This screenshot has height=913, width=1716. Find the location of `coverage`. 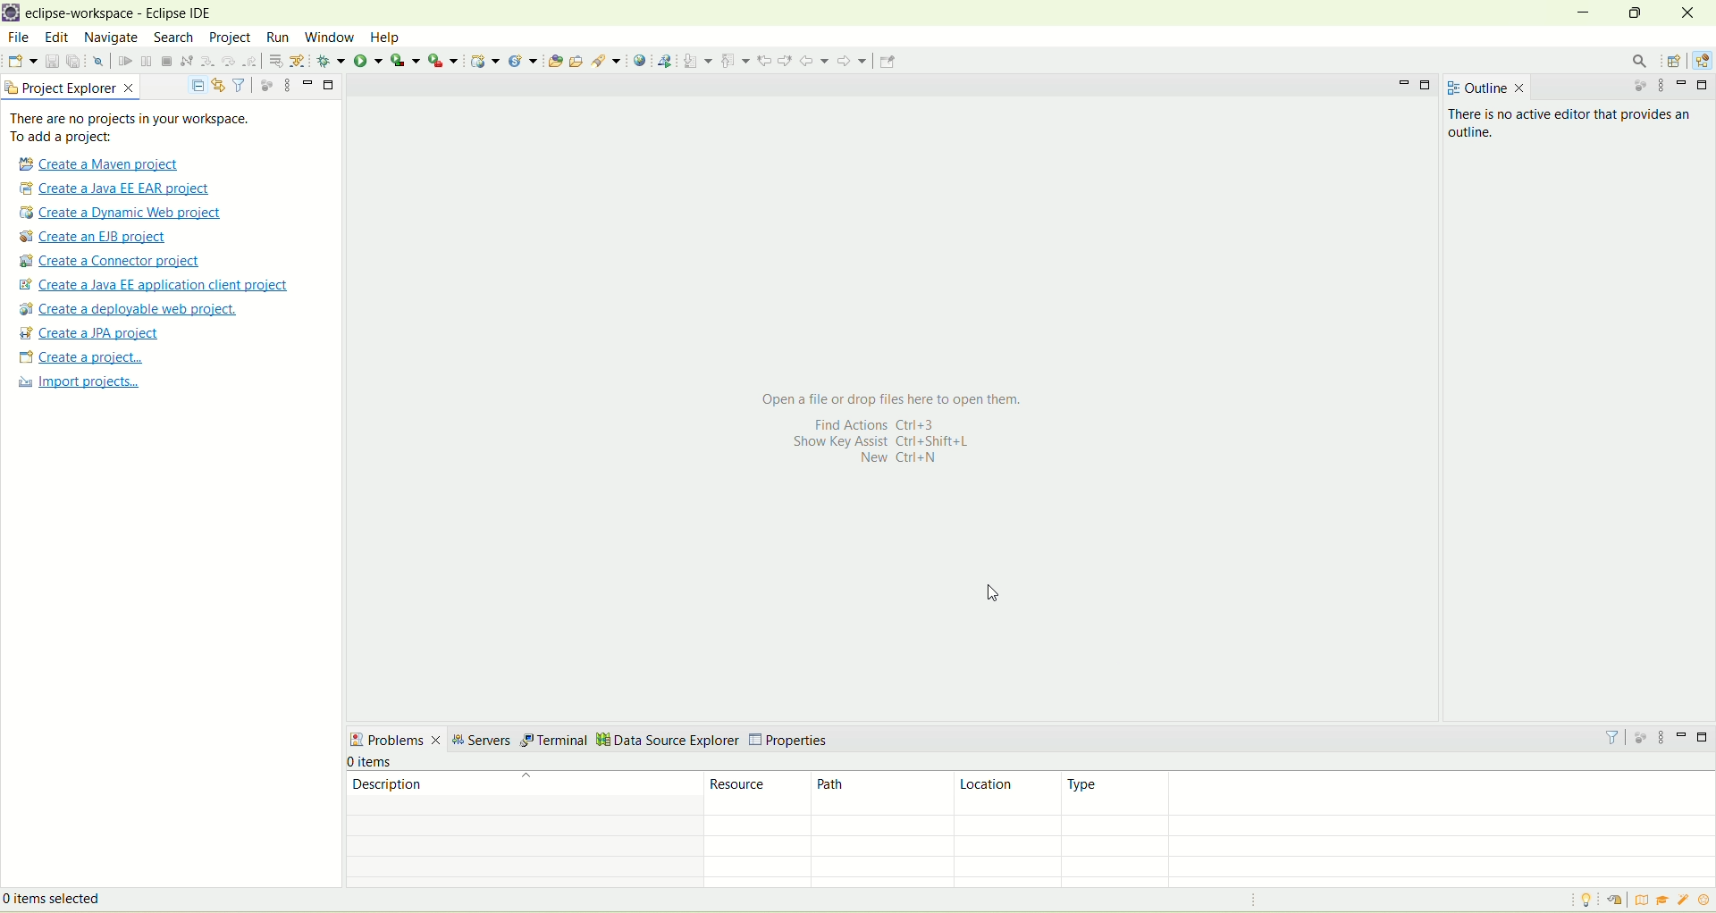

coverage is located at coordinates (477, 60).